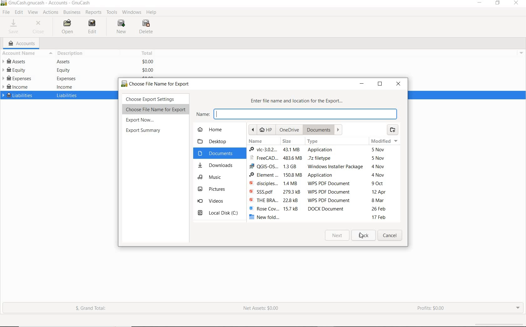 The width and height of the screenshot is (526, 327). Describe the element at coordinates (21, 43) in the screenshot. I see `ACCOUNTS` at that location.